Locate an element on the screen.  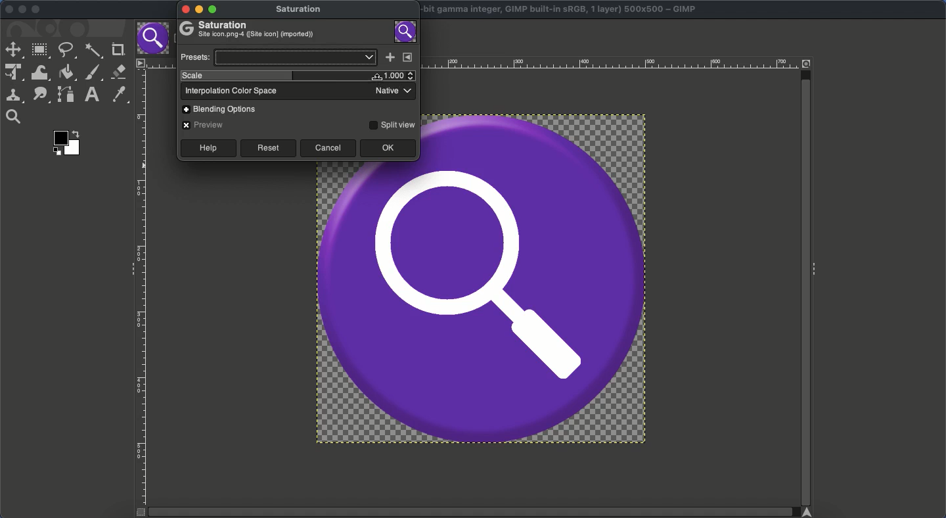
Collapse is located at coordinates (129, 270).